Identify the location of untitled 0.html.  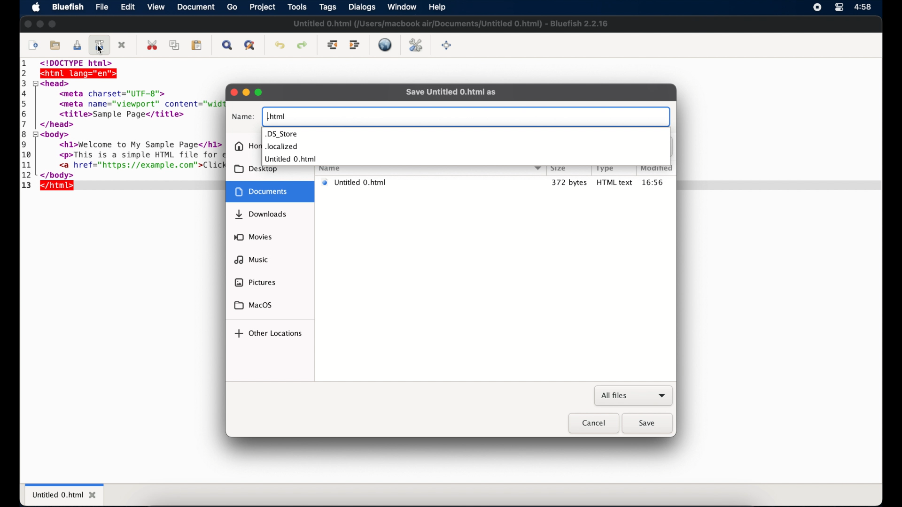
(65, 494).